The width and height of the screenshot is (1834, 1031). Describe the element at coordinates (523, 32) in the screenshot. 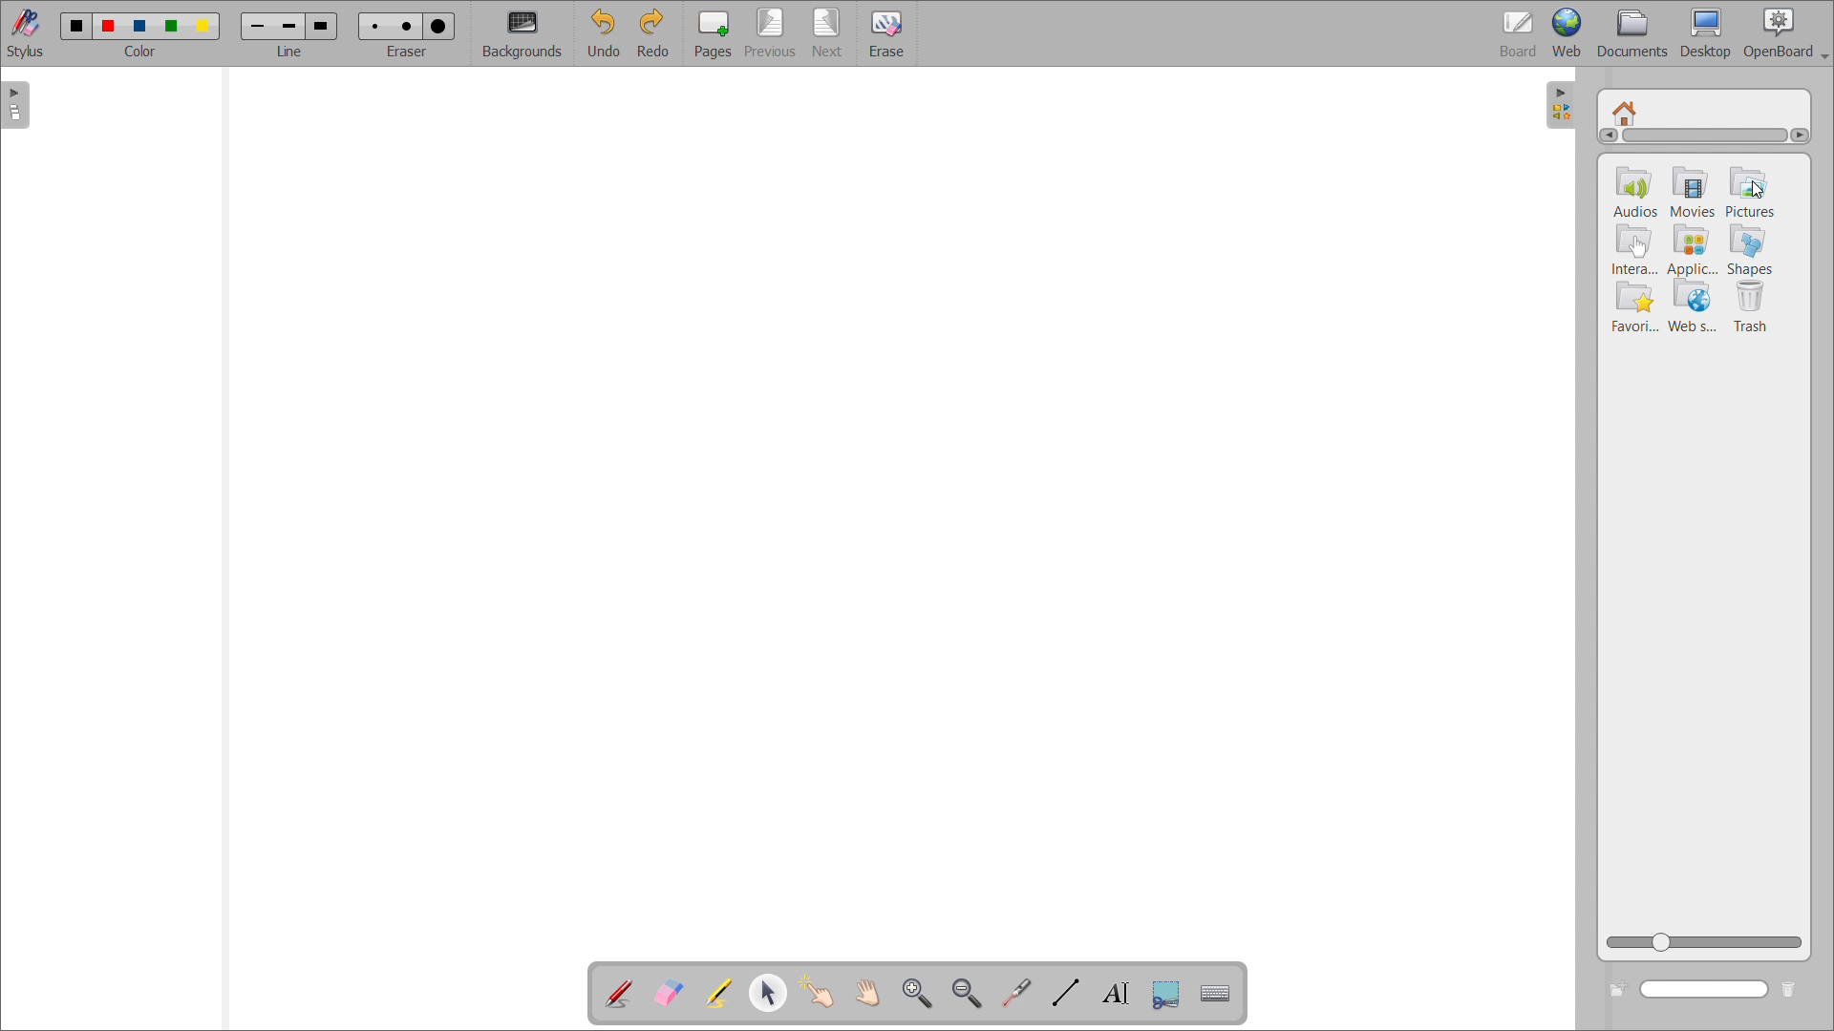

I see `backgrounds` at that location.